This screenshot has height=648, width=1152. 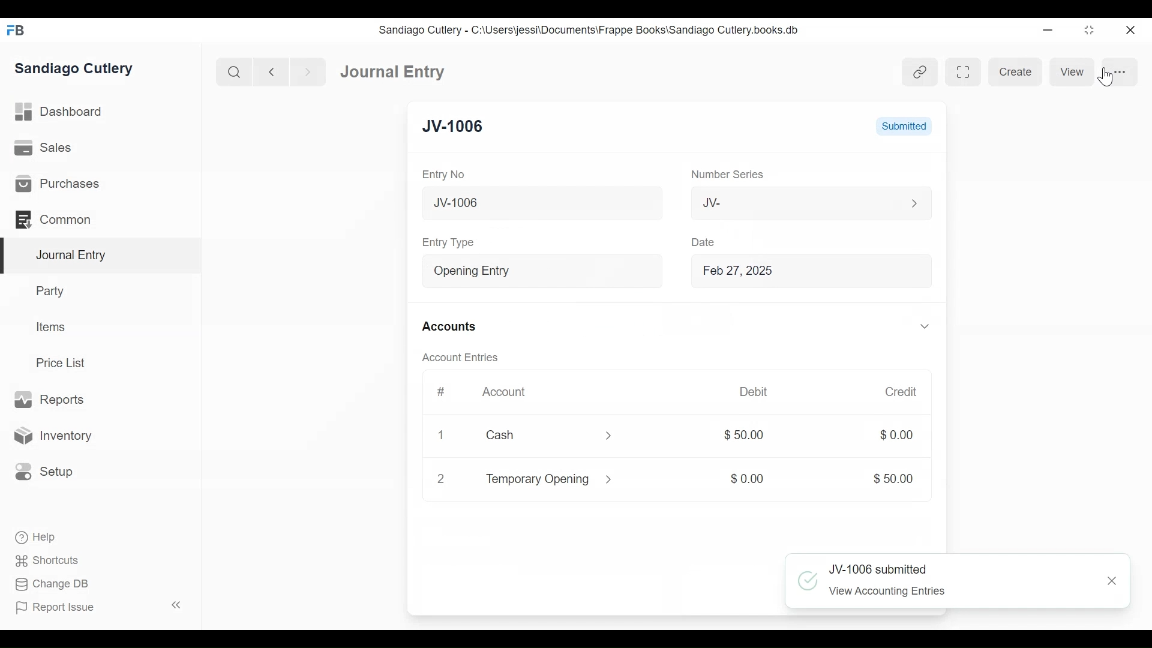 I want to click on Journal Entry, so click(x=98, y=256).